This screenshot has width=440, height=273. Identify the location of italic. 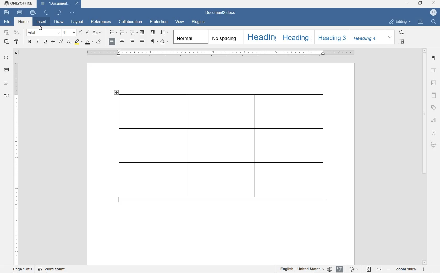
(37, 42).